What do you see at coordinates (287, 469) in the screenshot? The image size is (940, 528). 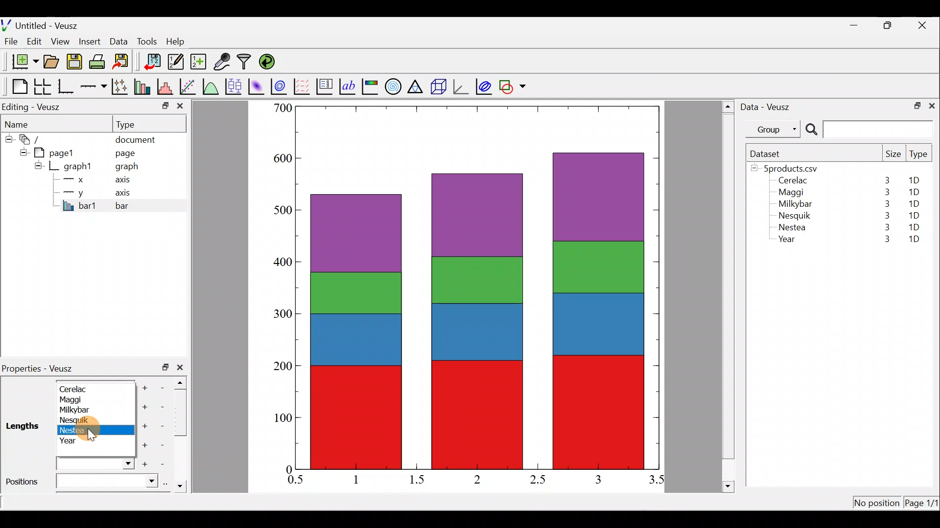 I see `0` at bounding box center [287, 469].